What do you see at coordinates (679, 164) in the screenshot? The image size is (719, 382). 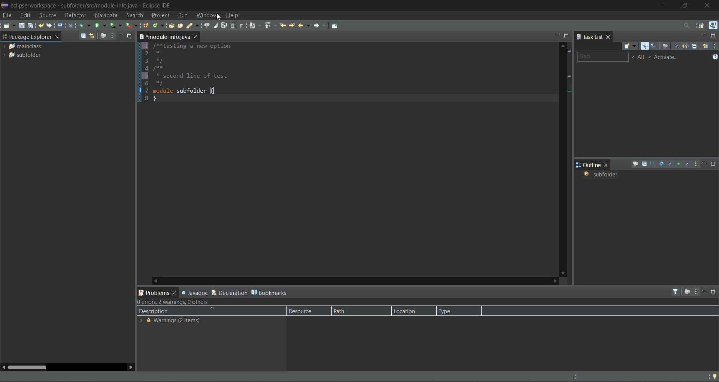 I see `hide non public members` at bounding box center [679, 164].